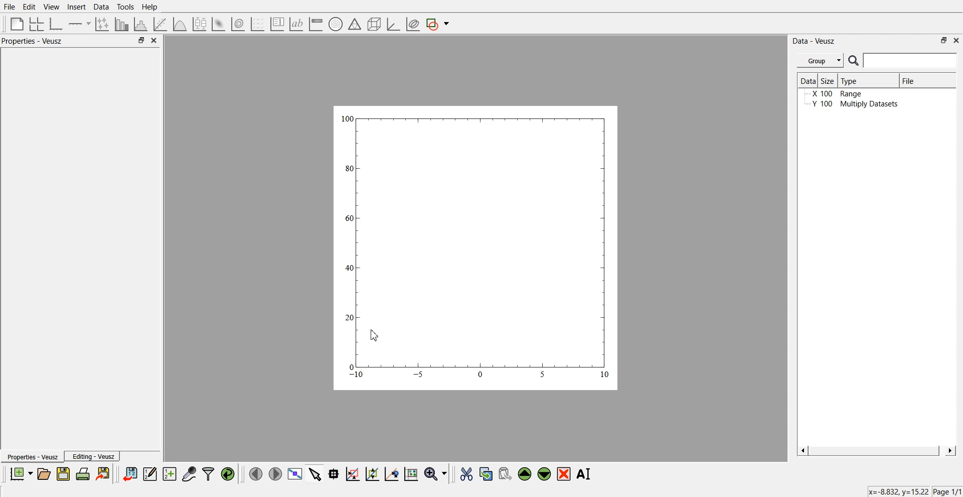 The height and width of the screenshot is (497, 963). I want to click on minimise or maximise, so click(141, 41).